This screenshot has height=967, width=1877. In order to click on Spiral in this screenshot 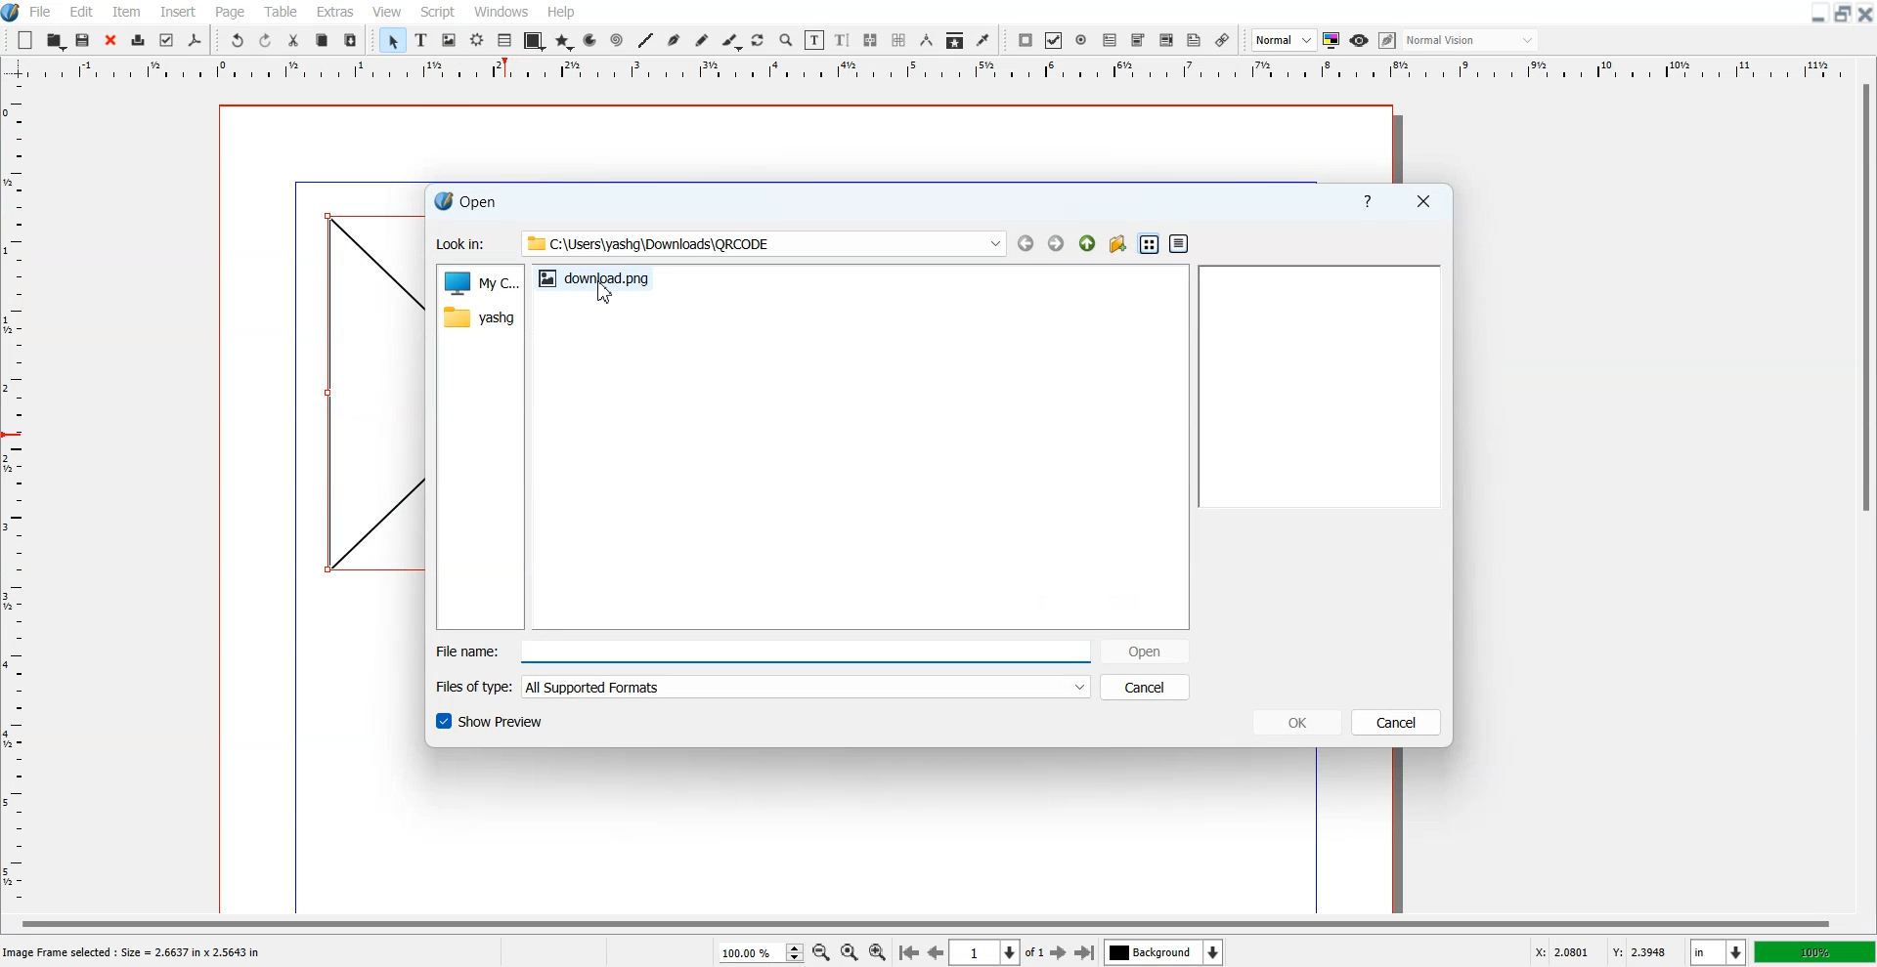, I will do `click(616, 39)`.